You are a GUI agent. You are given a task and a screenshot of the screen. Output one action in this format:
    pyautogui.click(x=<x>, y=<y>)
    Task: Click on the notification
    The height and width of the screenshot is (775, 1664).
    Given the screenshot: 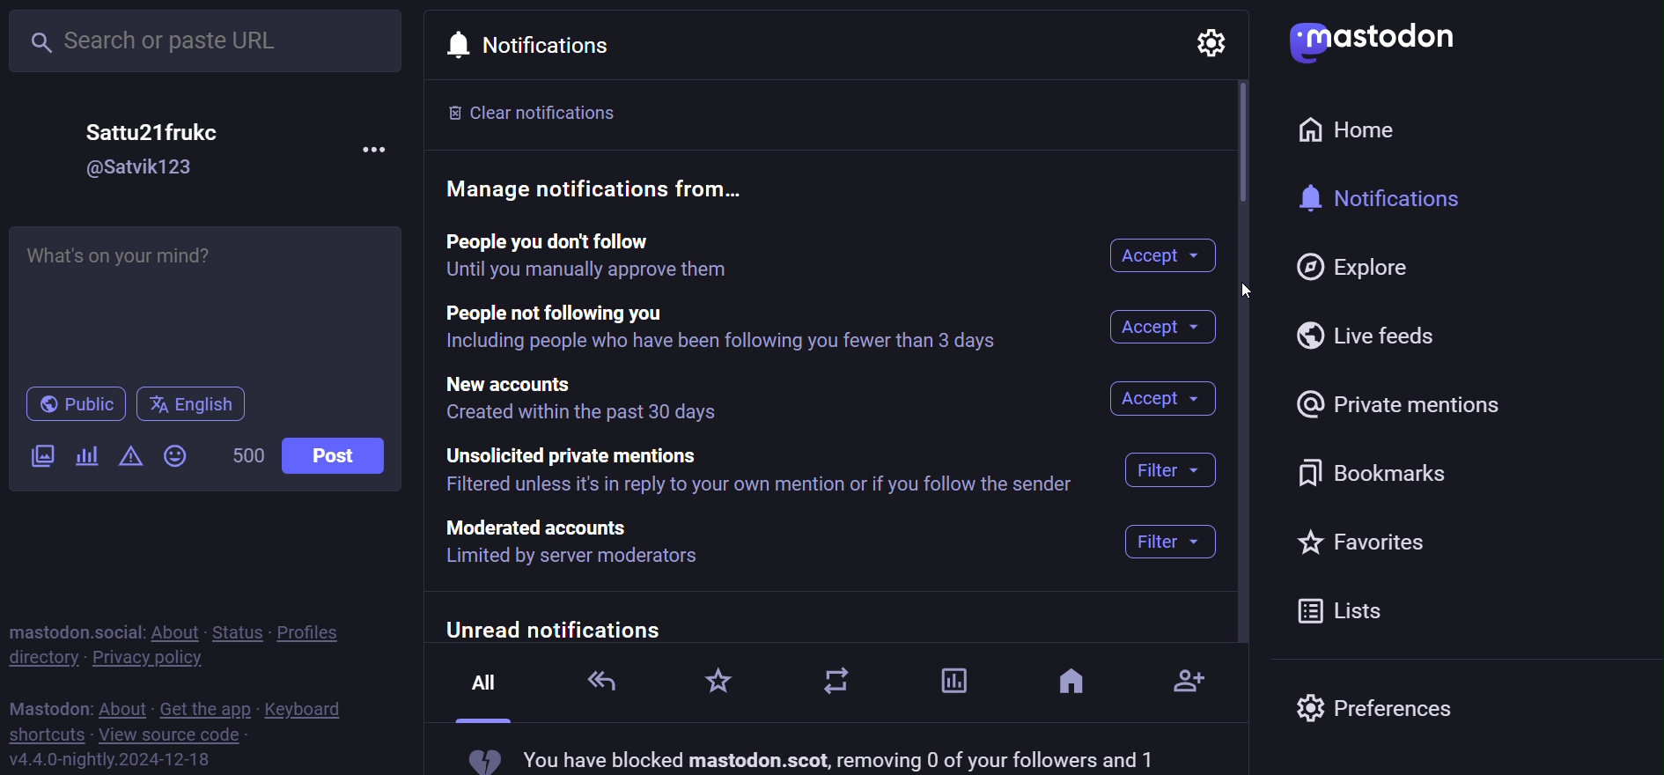 What is the action you would take?
    pyautogui.click(x=1394, y=199)
    